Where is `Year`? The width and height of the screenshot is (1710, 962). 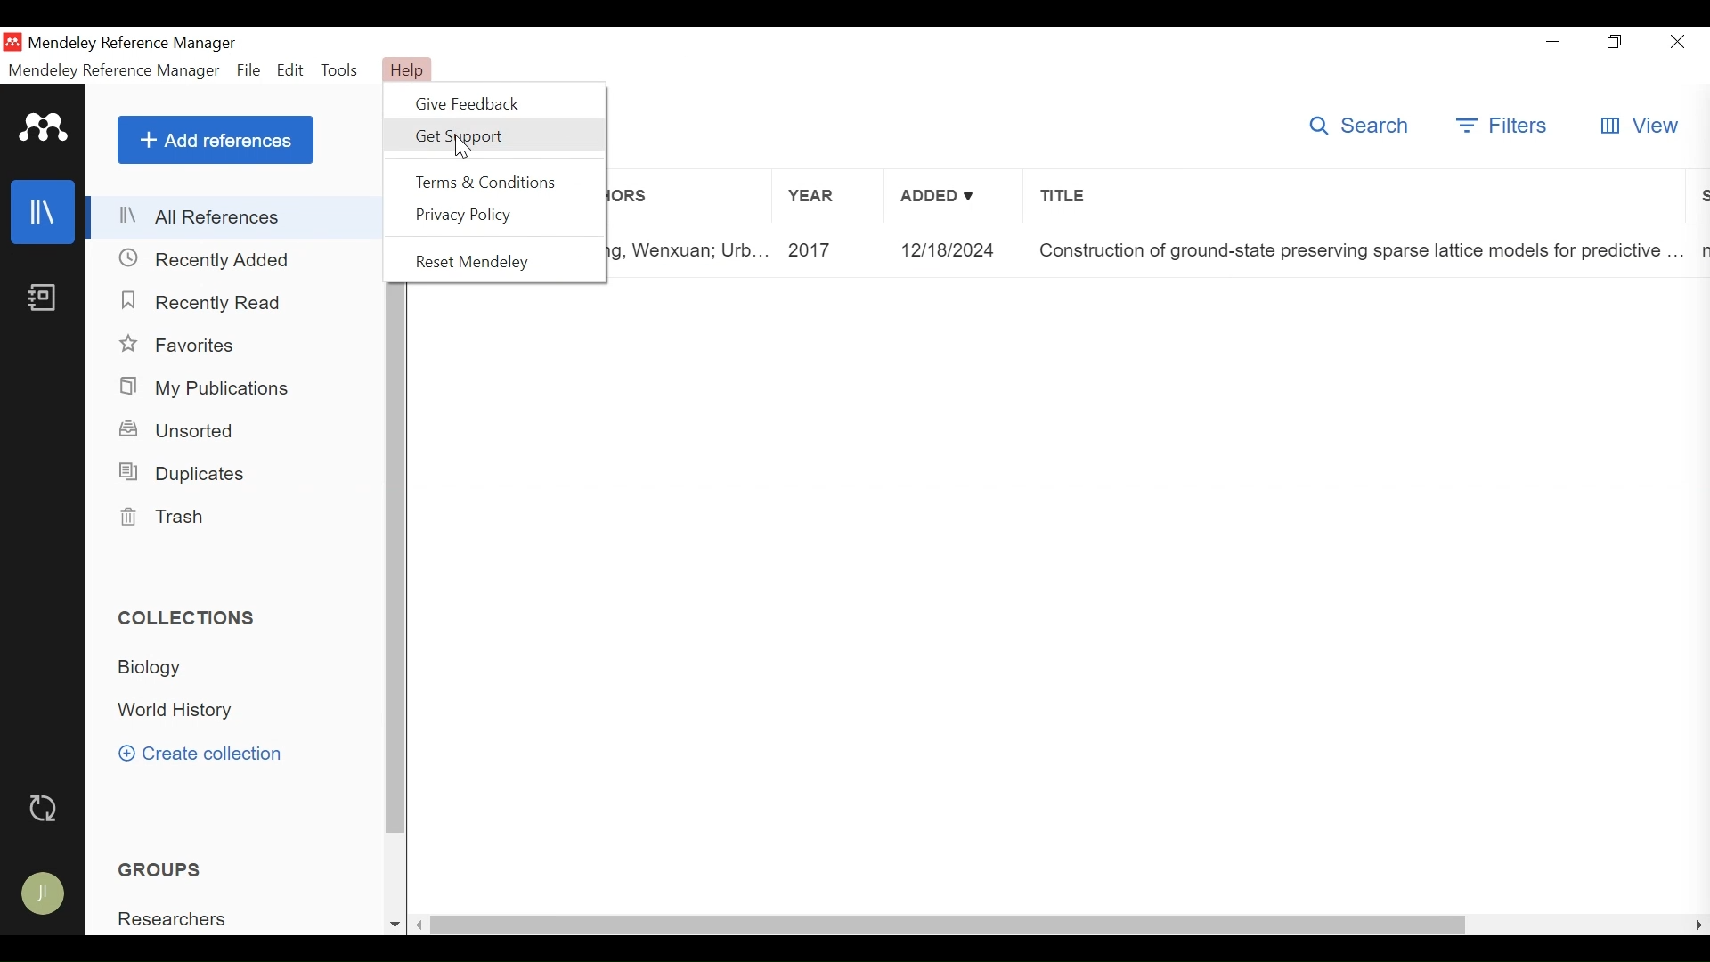
Year is located at coordinates (826, 200).